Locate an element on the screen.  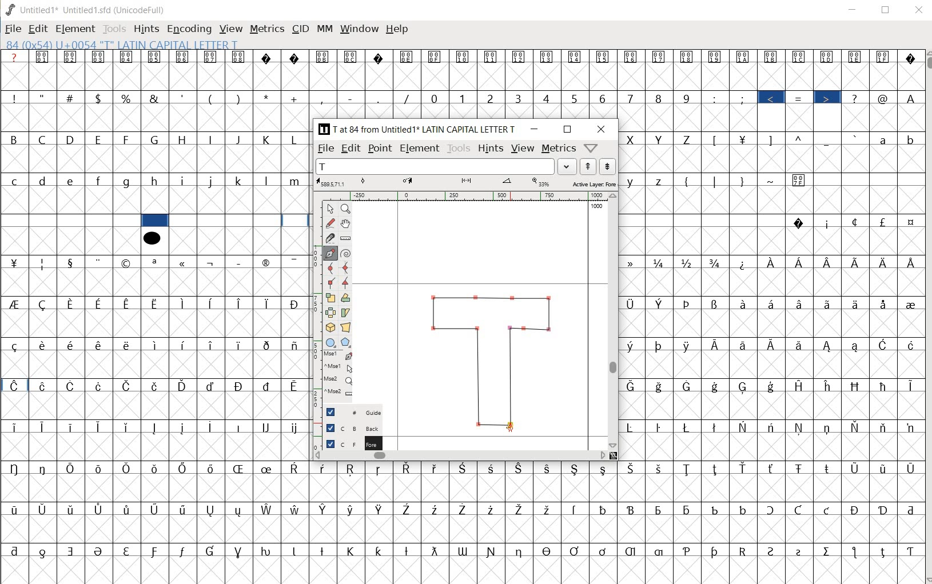
Mouse left button is located at coordinates (339, 356).